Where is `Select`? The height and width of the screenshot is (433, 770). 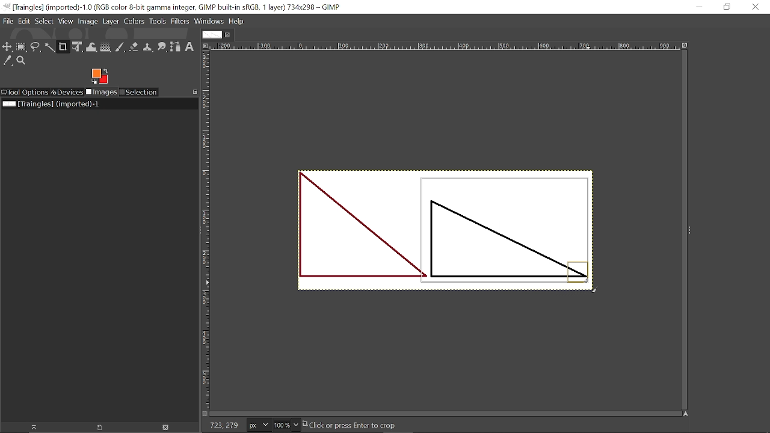 Select is located at coordinates (45, 22).